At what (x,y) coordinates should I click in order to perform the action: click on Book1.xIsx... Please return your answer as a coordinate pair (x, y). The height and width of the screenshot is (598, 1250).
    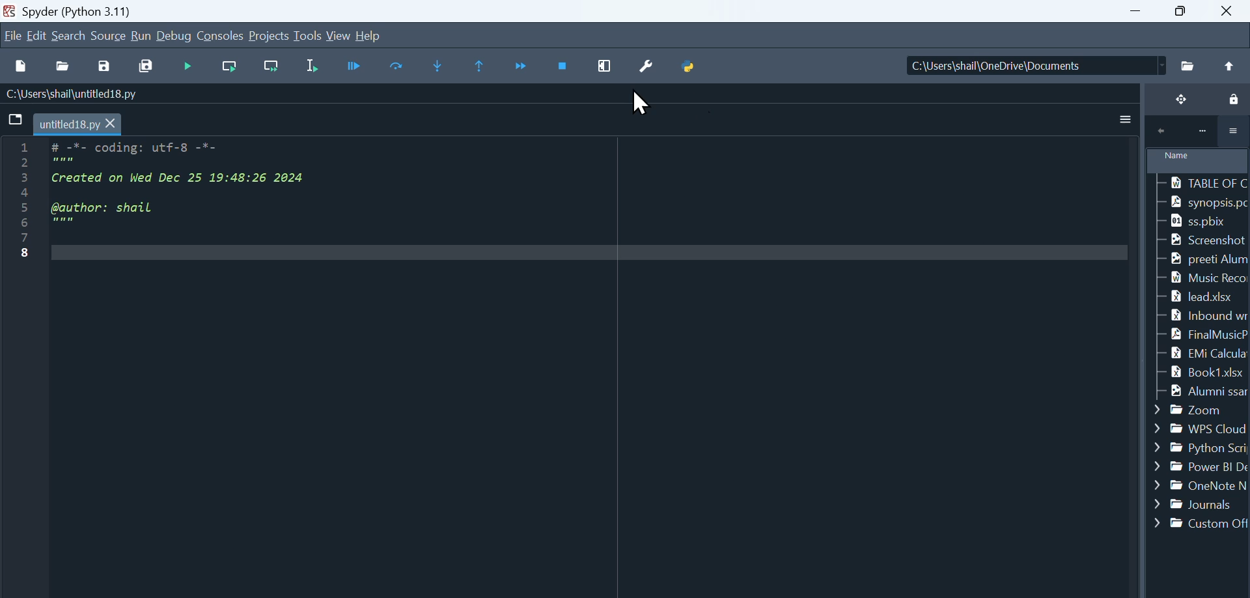
    Looking at the image, I should click on (1203, 373).